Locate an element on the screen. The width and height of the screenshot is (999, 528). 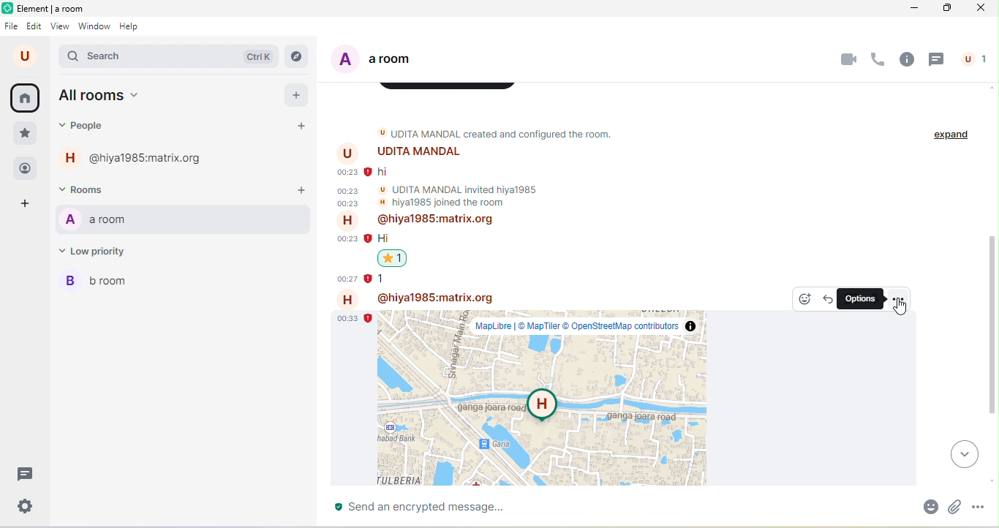
title is located at coordinates (43, 9).